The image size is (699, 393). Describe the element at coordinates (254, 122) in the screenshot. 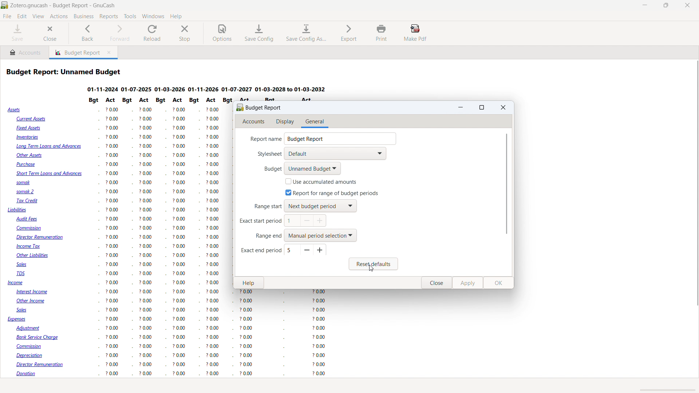

I see `accounts` at that location.